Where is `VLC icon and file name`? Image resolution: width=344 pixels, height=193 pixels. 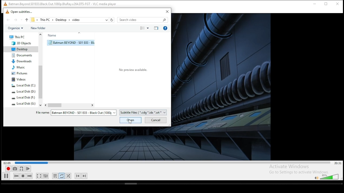 VLC icon and file name is located at coordinates (59, 4).